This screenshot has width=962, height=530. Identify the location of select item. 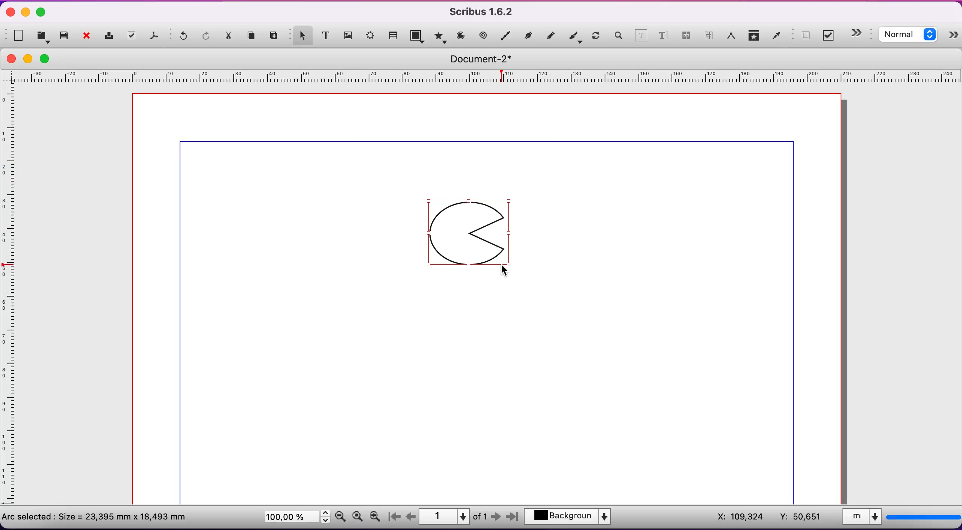
(301, 35).